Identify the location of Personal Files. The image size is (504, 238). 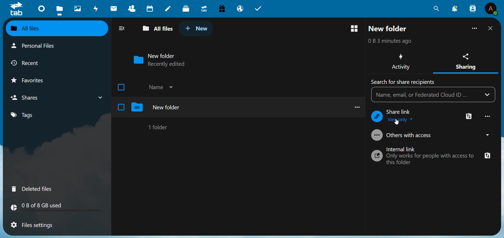
(35, 46).